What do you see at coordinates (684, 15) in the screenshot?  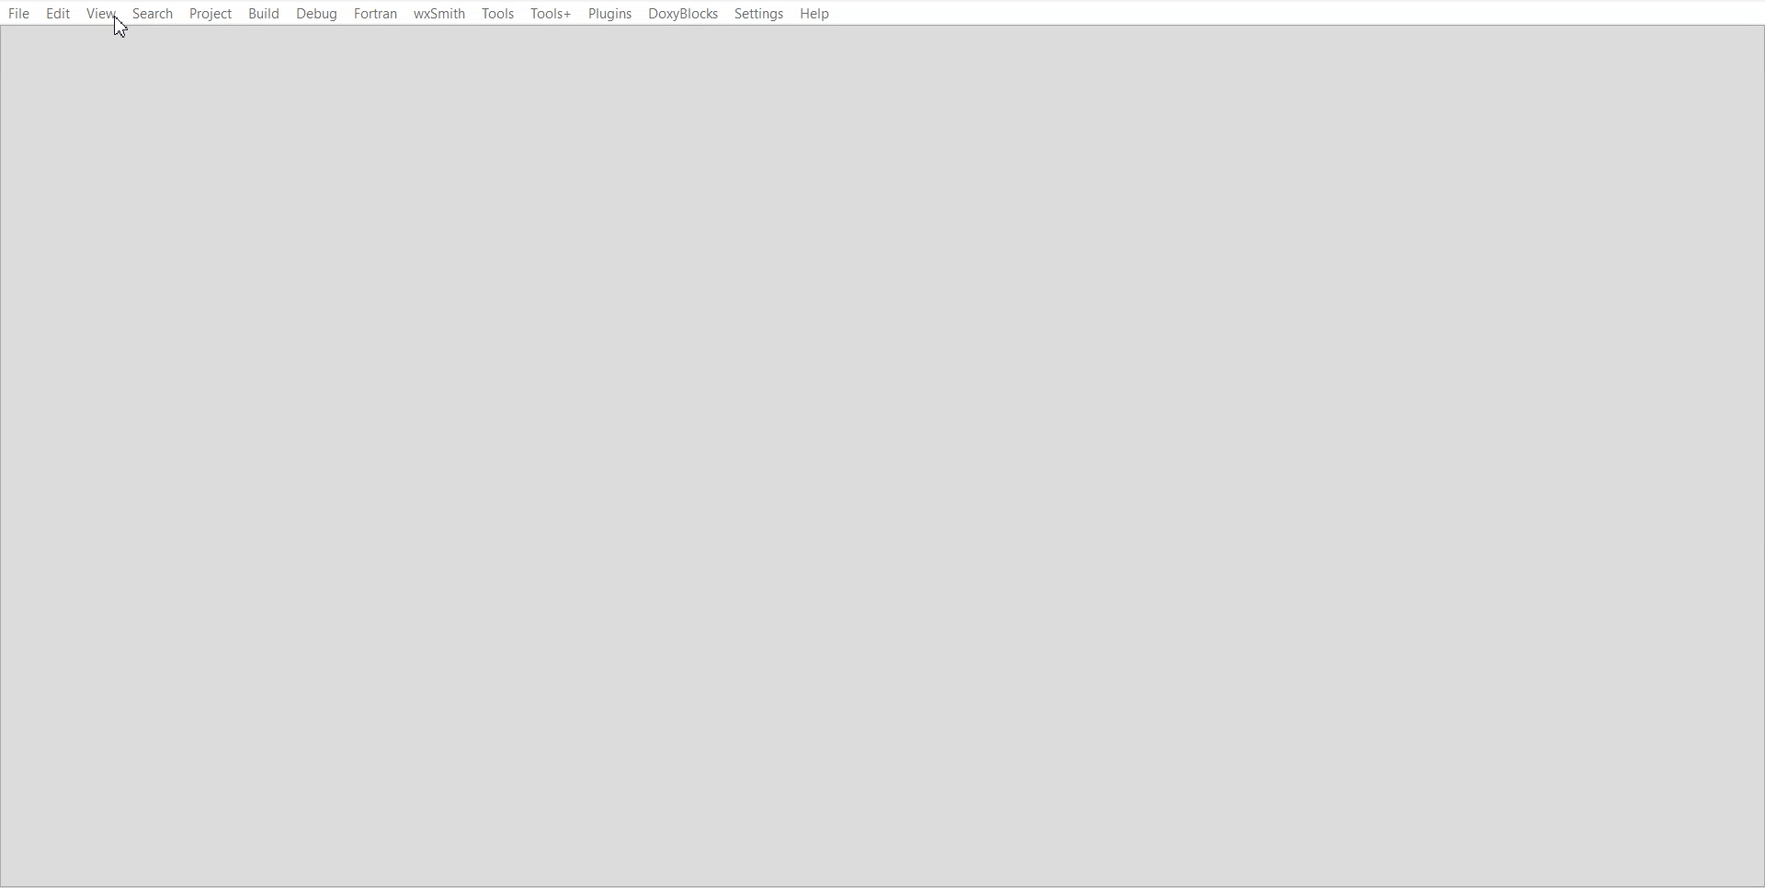 I see `DoxyBlocks` at bounding box center [684, 15].